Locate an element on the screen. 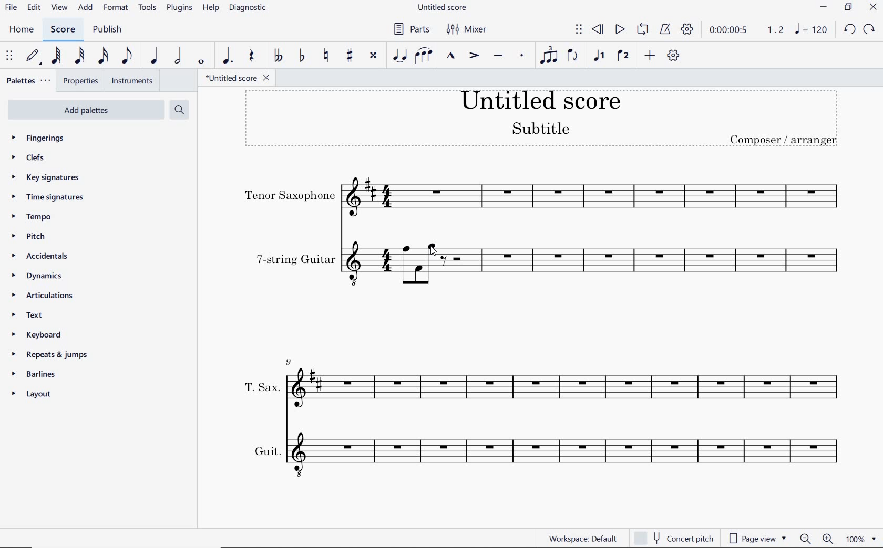 This screenshot has width=883, height=548. EIGHTH NOTE is located at coordinates (128, 56).